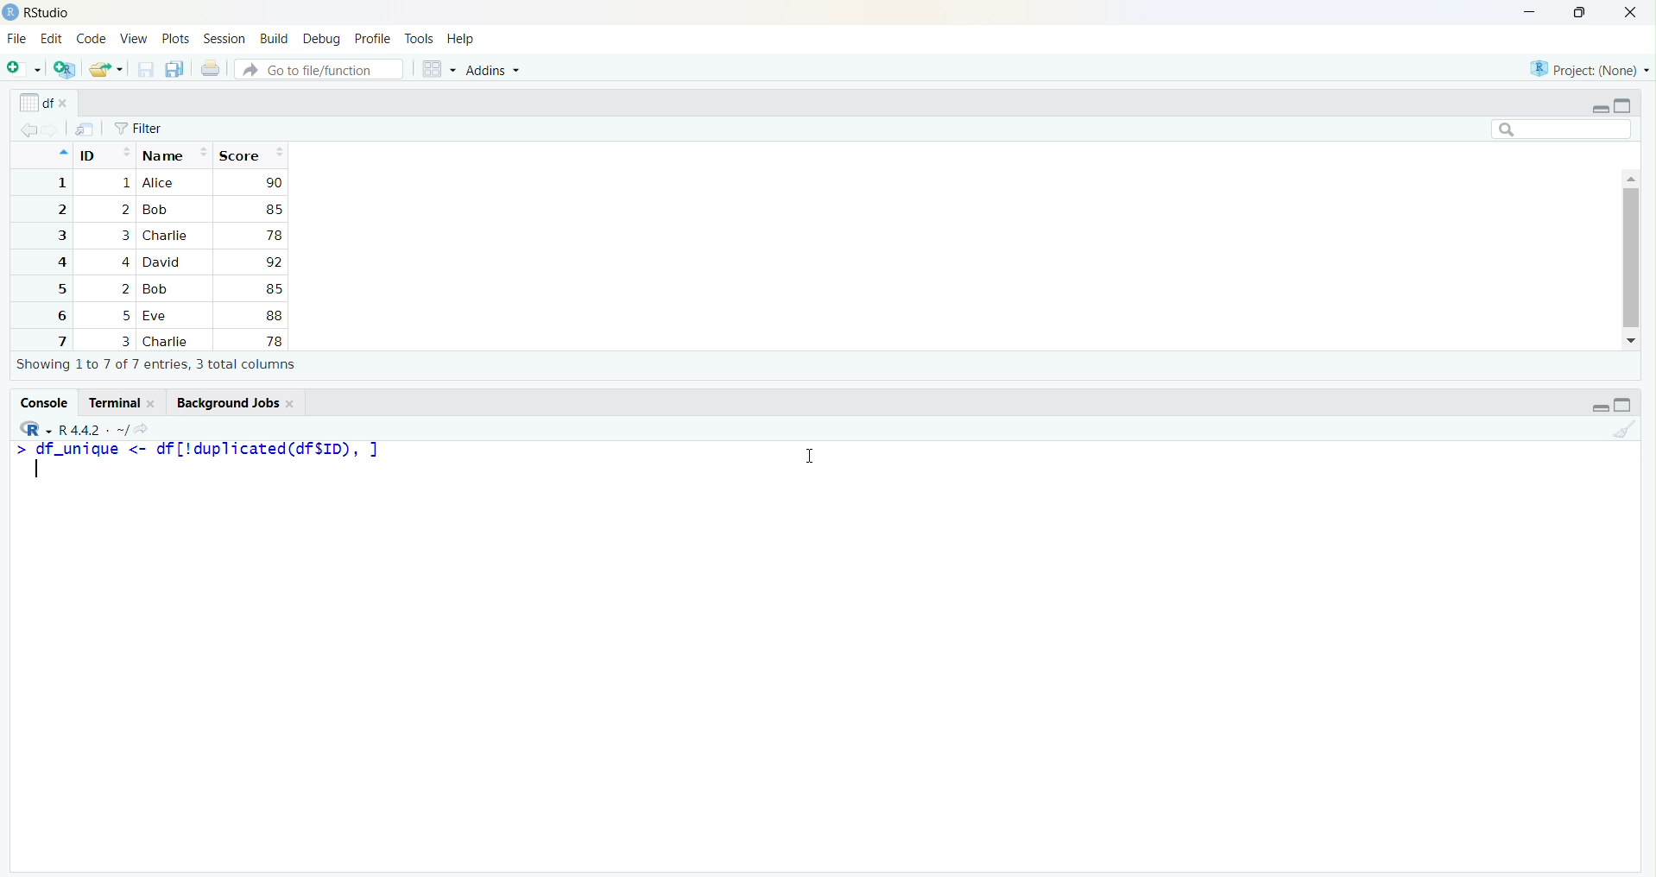 The width and height of the screenshot is (1656, 877). Describe the element at coordinates (60, 236) in the screenshot. I see `3` at that location.